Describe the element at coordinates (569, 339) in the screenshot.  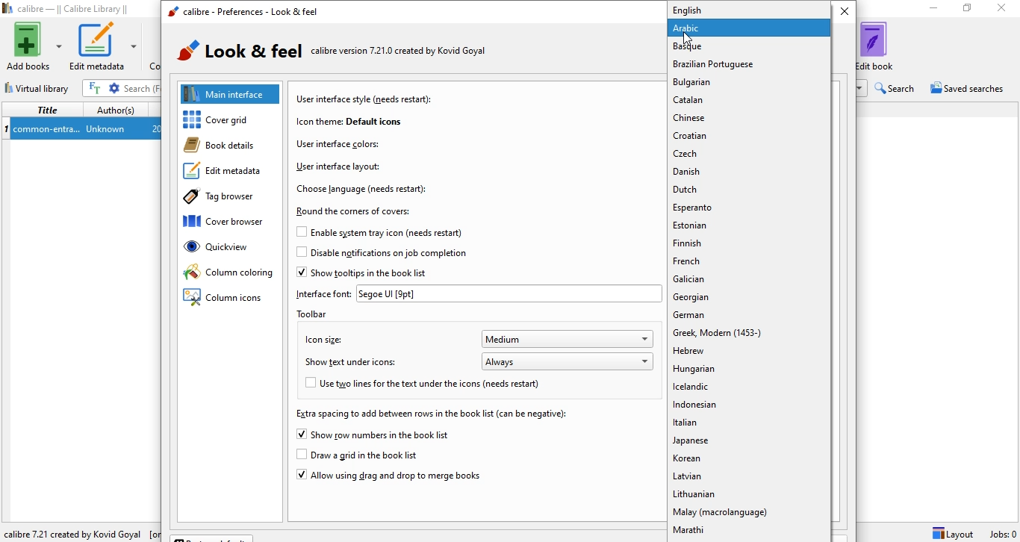
I see `medium` at that location.